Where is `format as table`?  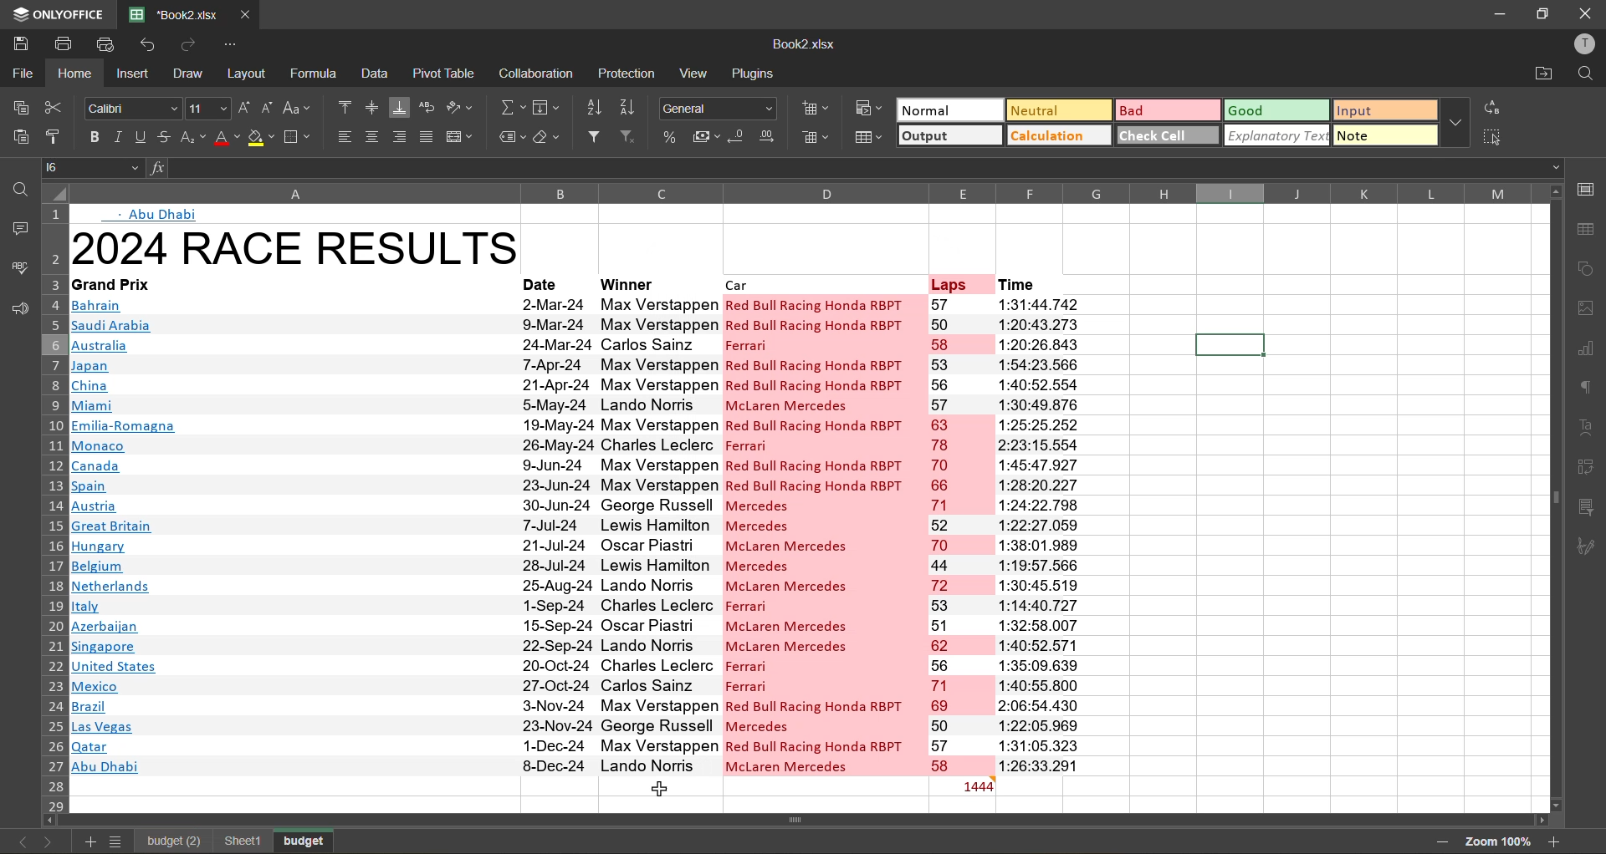
format as table is located at coordinates (870, 137).